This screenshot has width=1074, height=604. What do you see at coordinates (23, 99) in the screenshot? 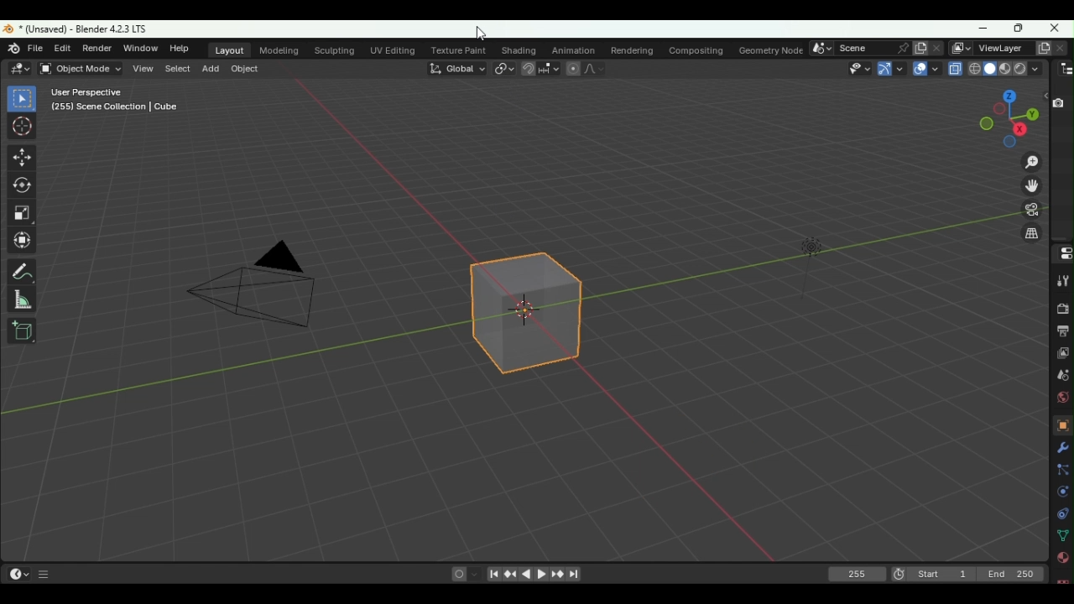
I see `Select box` at bounding box center [23, 99].